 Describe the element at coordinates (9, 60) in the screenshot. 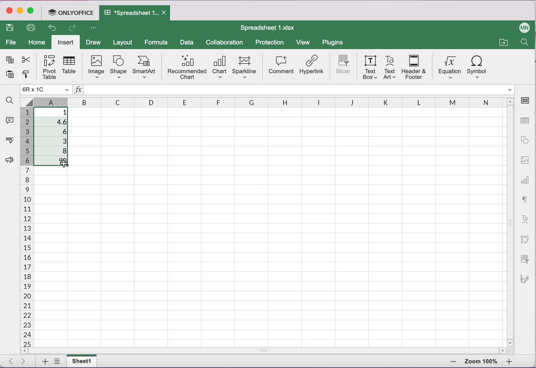

I see `copy` at that location.